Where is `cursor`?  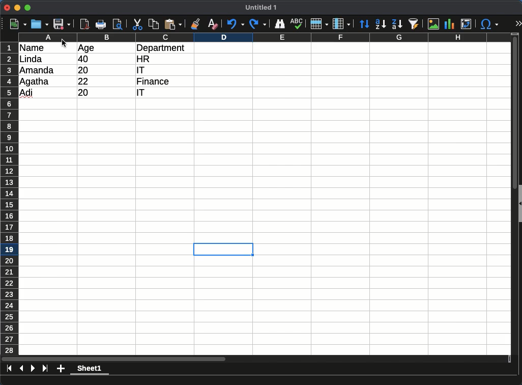
cursor is located at coordinates (64, 44).